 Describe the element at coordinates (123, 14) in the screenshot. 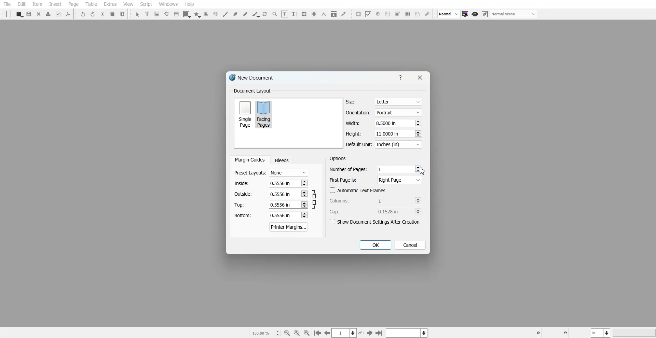

I see `Paste` at that location.